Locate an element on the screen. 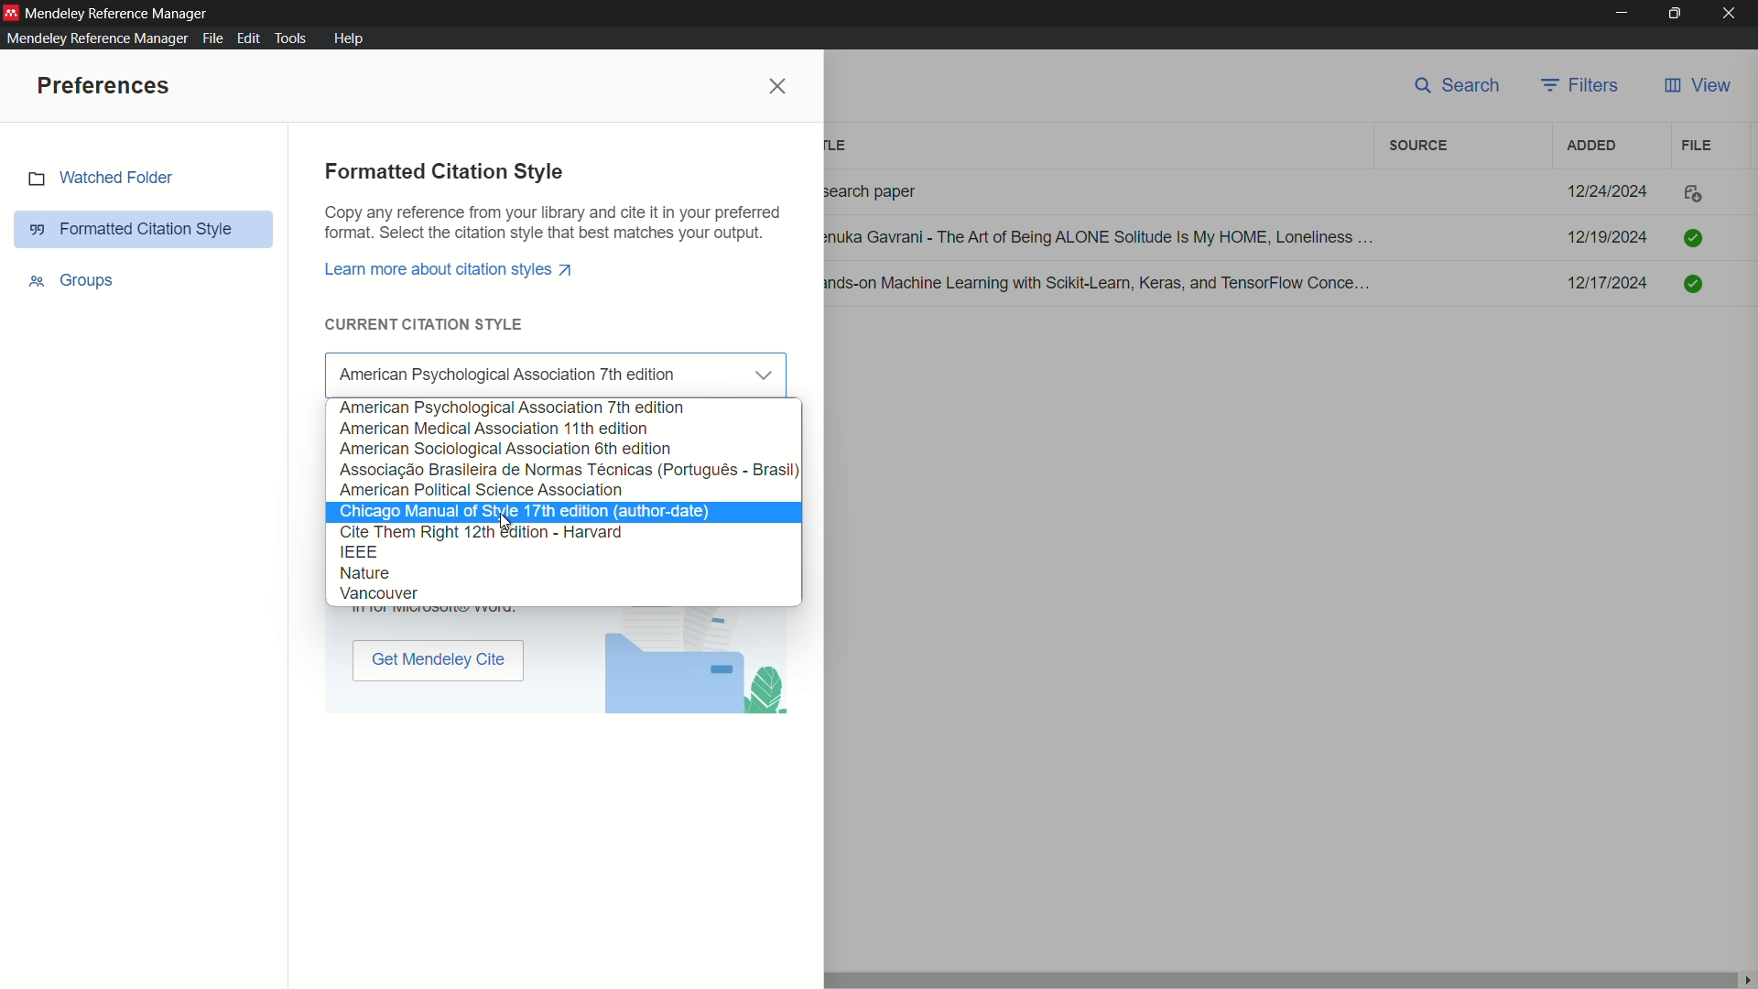 The width and height of the screenshot is (1758, 989). groups is located at coordinates (70, 281).